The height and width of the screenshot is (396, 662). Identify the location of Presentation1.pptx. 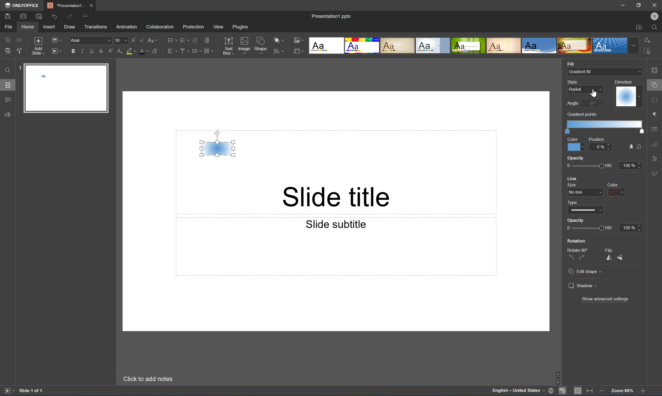
(331, 15).